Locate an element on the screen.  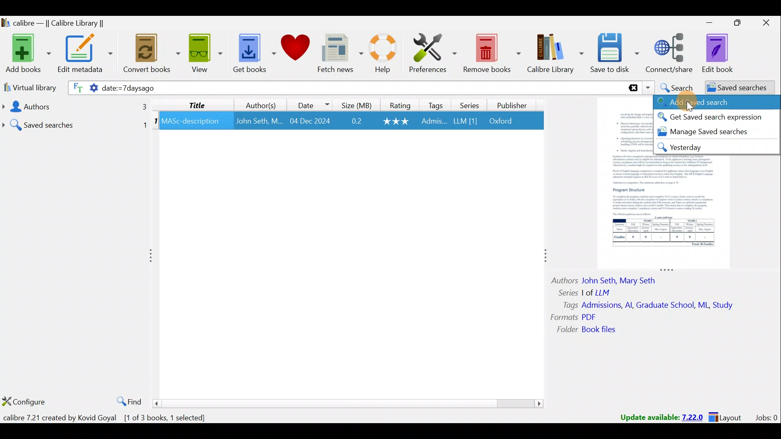
John Seth, M... is located at coordinates (259, 121).